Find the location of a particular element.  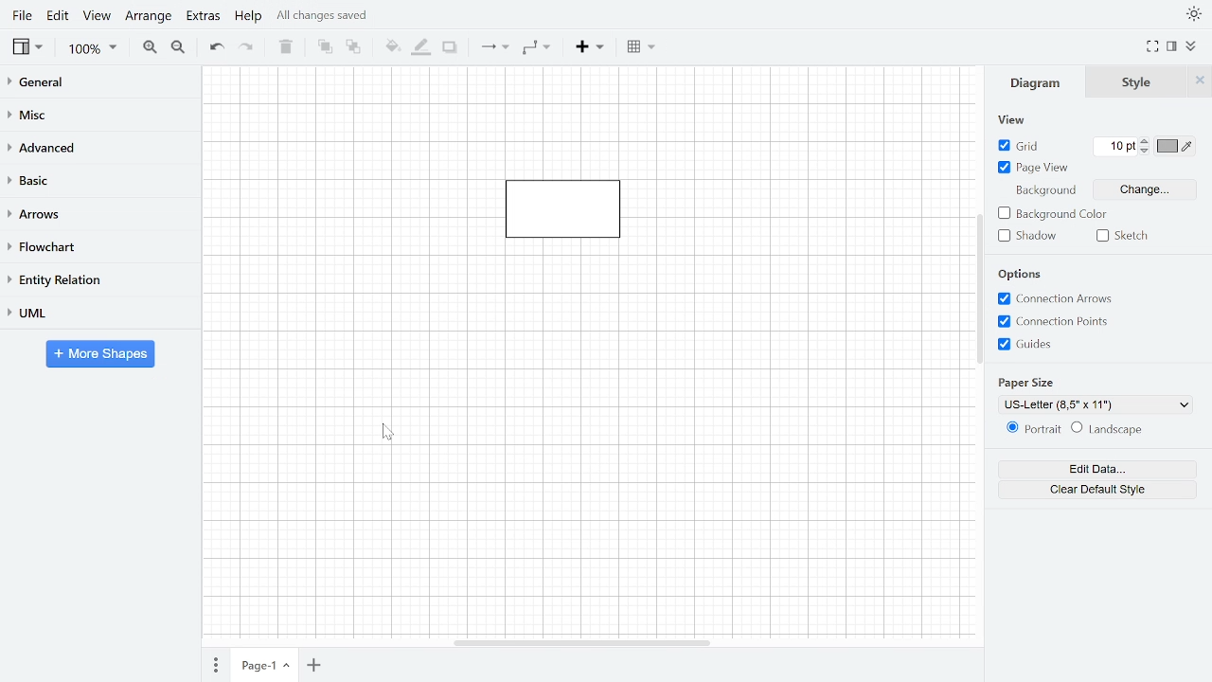

Vertical scrollbar is located at coordinates (982, 290).